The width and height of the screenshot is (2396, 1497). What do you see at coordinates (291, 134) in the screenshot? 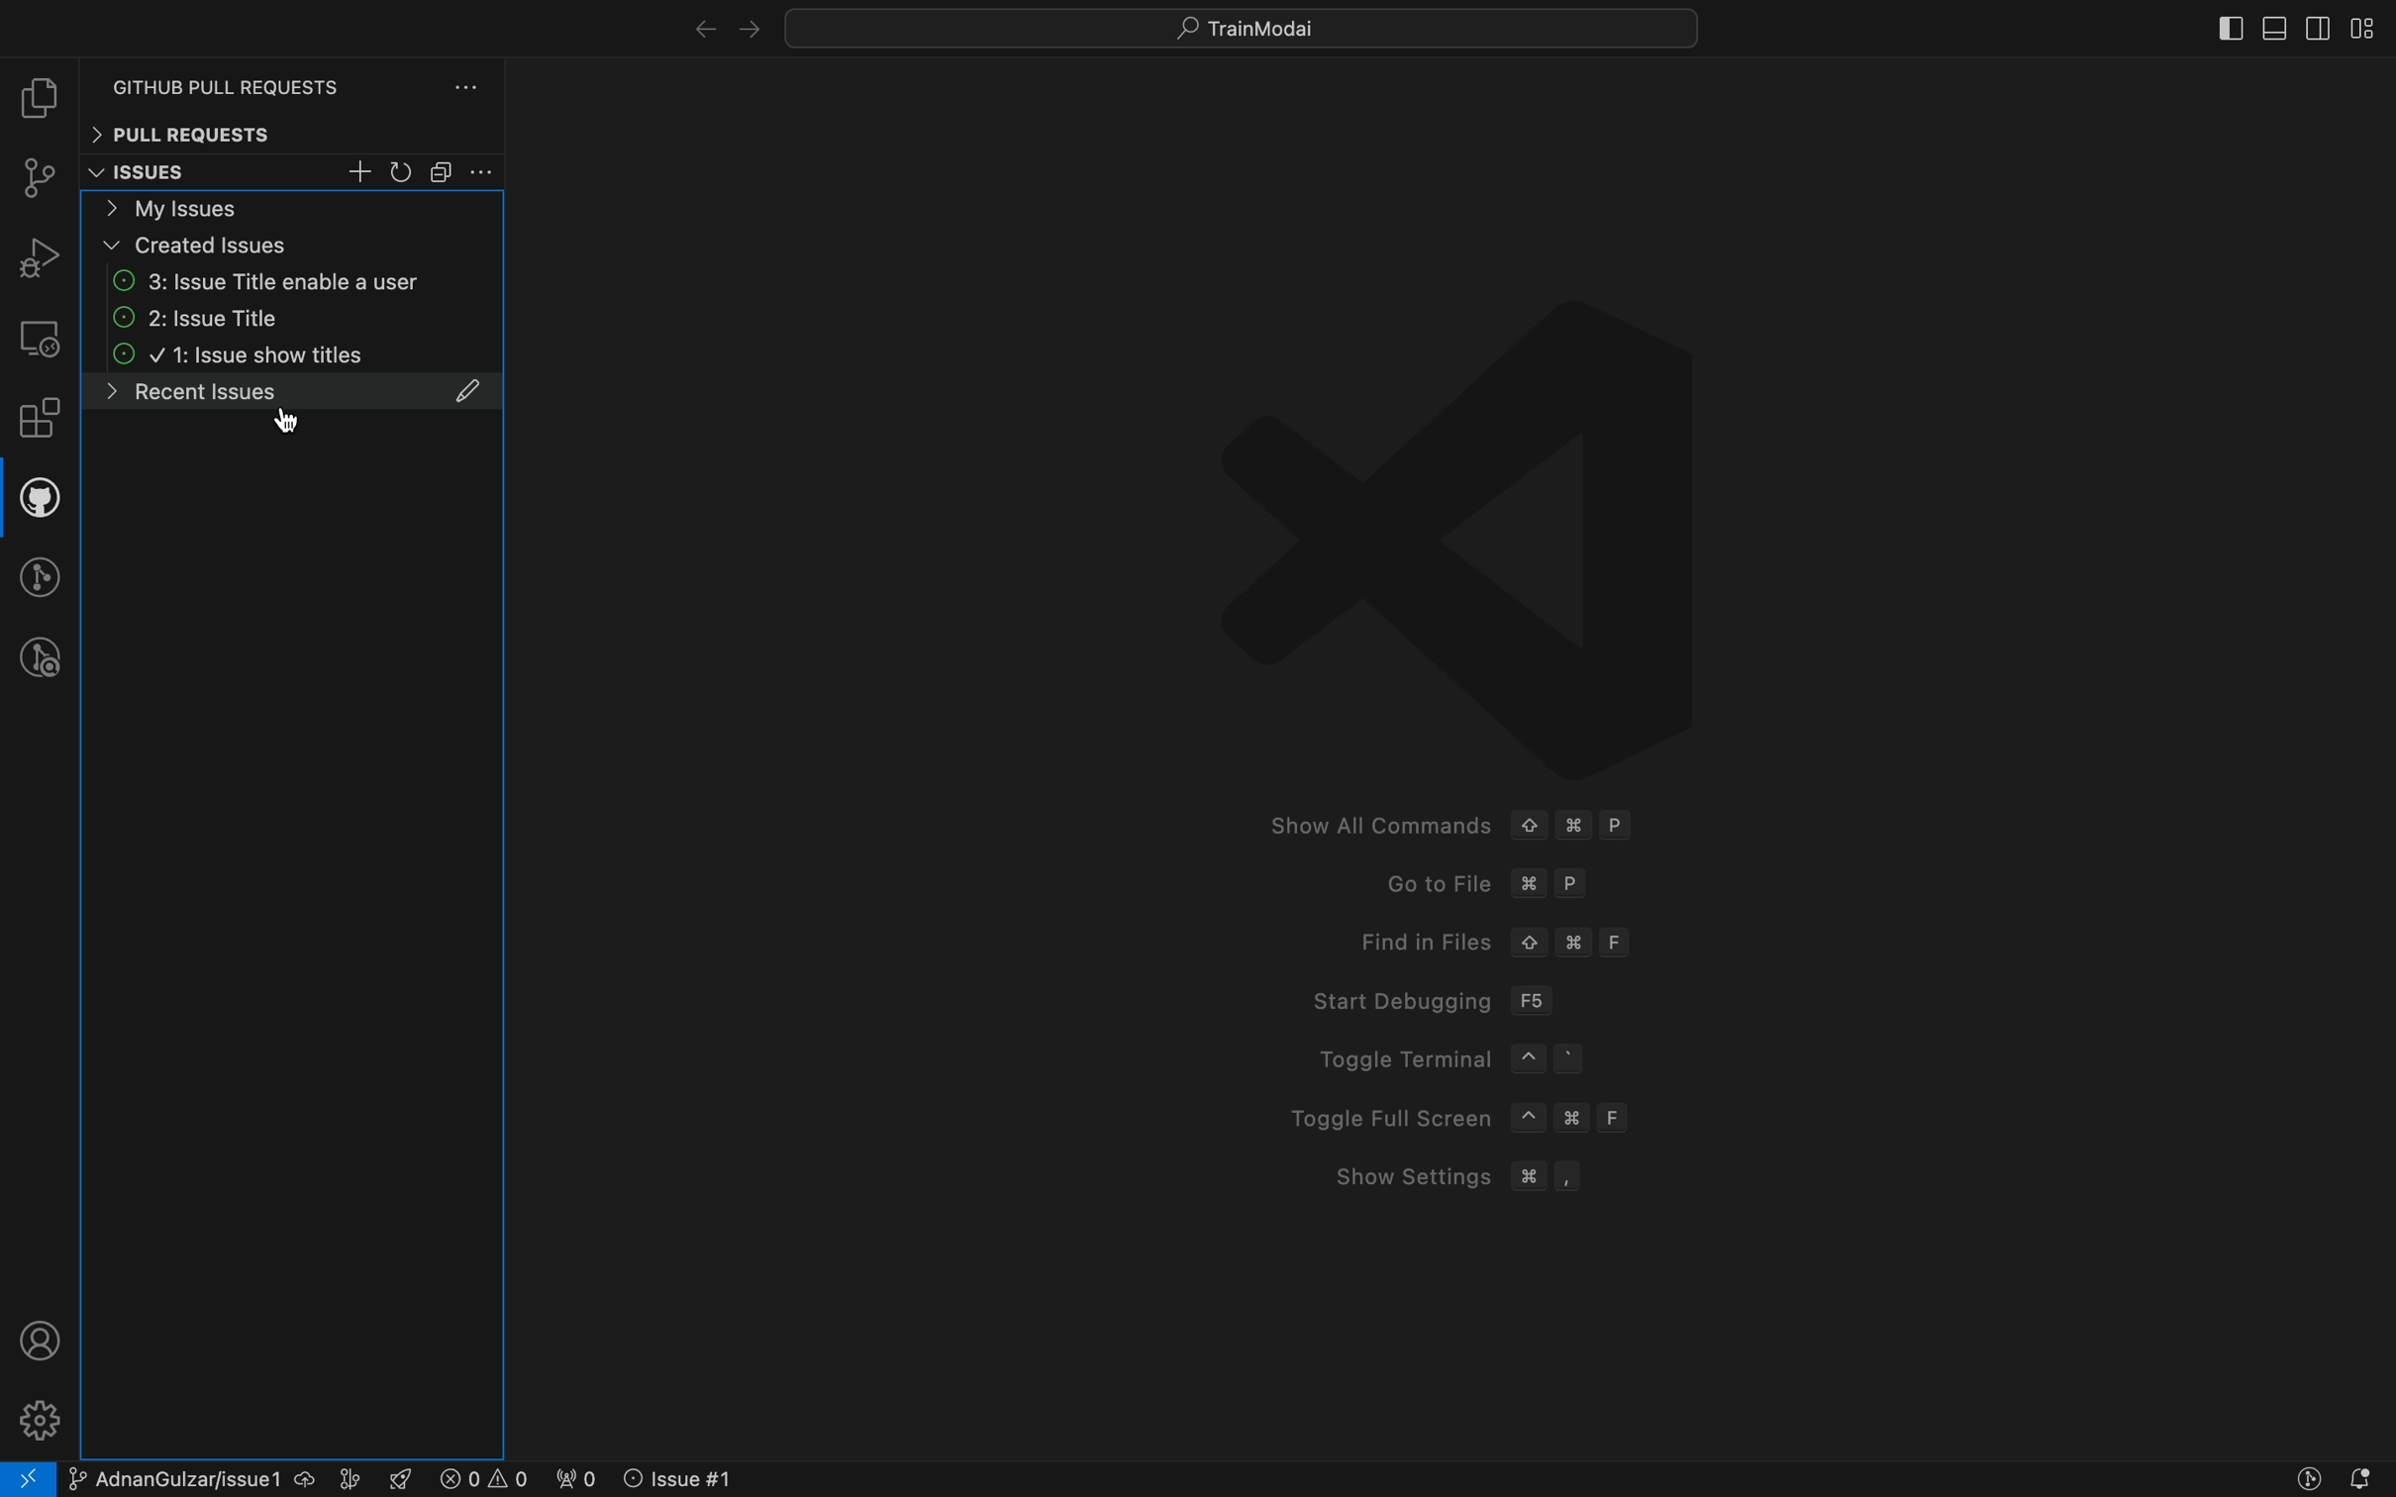
I see `pull requests` at bounding box center [291, 134].